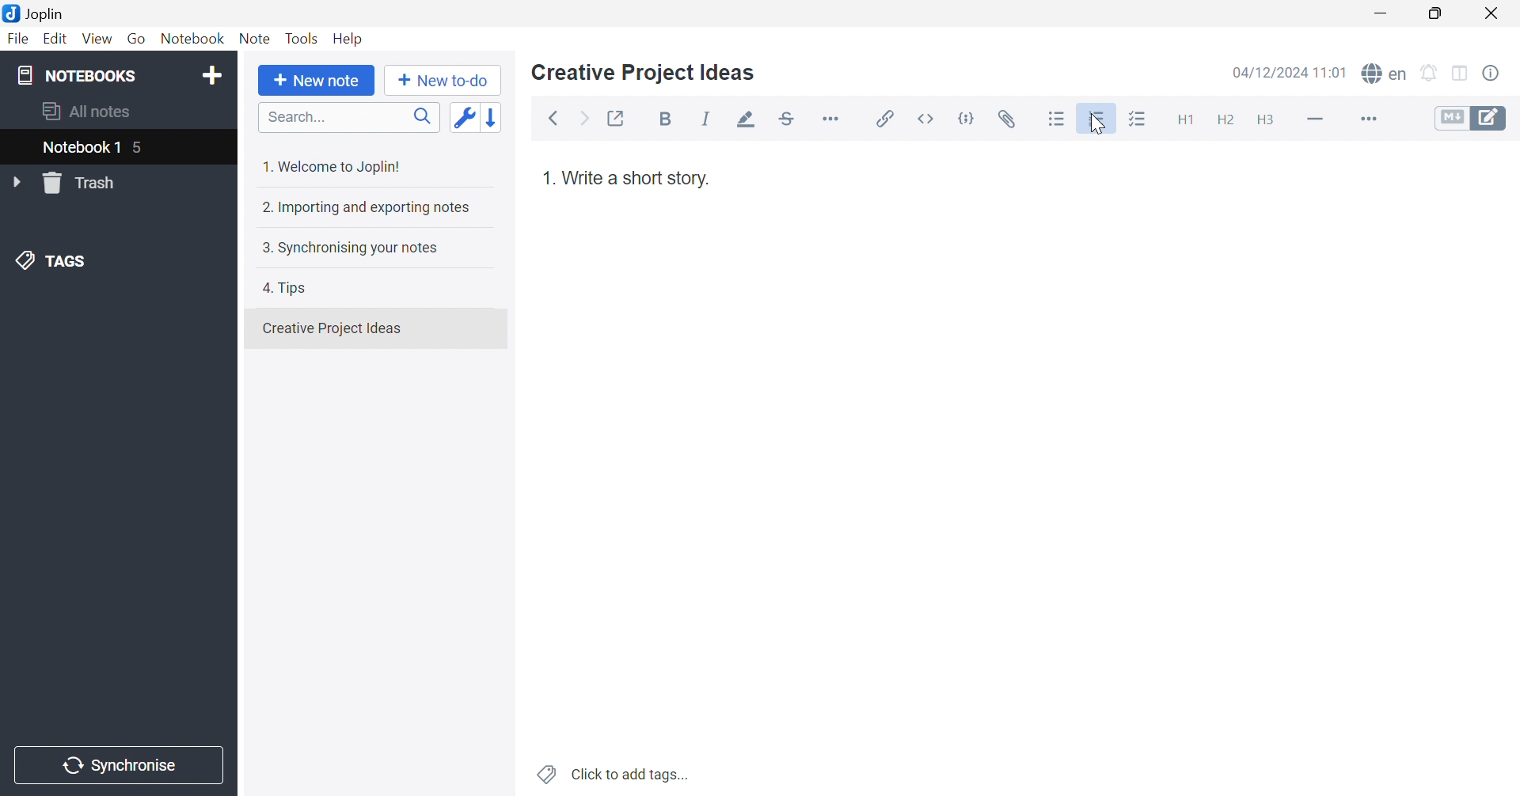 The height and width of the screenshot is (796, 1520). Describe the element at coordinates (37, 12) in the screenshot. I see `Joplin` at that location.